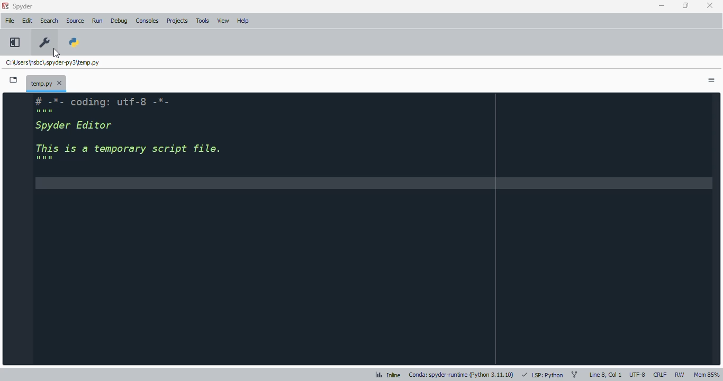 Image resolution: width=723 pixels, height=381 pixels. I want to click on file, so click(10, 21).